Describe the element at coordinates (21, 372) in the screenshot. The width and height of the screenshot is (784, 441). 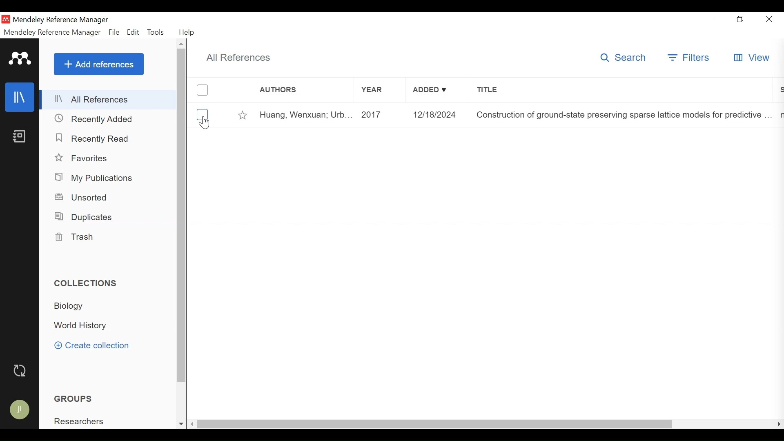
I see `Sync` at that location.